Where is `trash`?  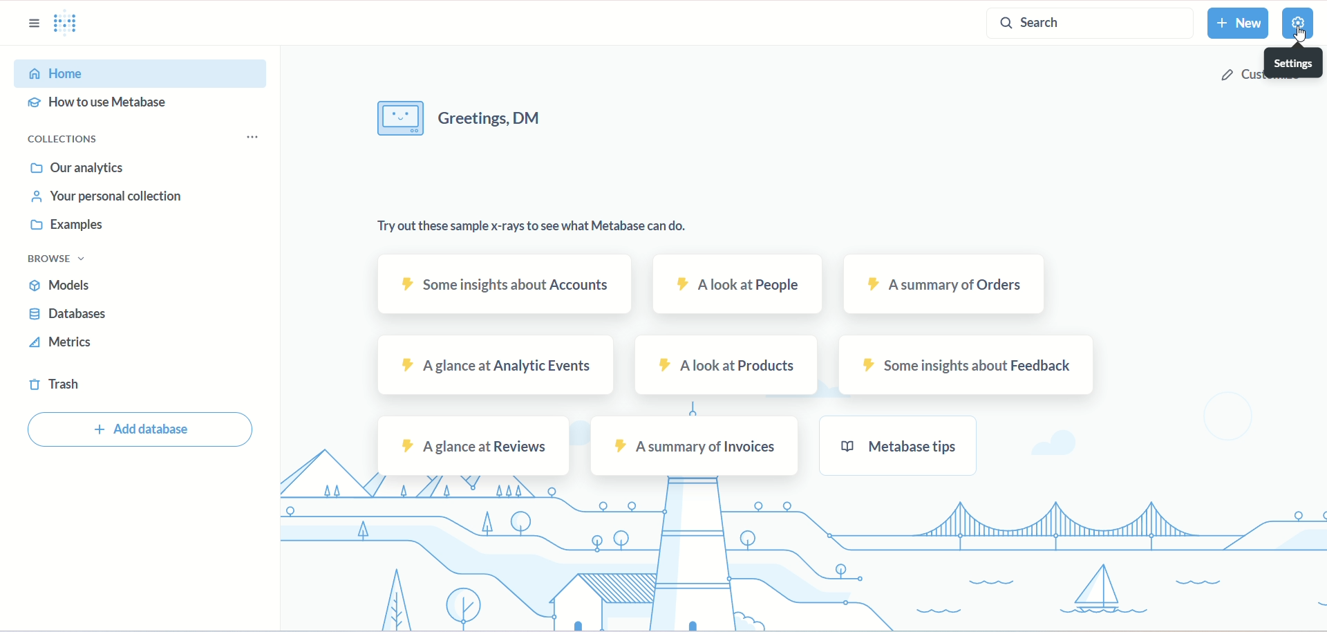
trash is located at coordinates (53, 383).